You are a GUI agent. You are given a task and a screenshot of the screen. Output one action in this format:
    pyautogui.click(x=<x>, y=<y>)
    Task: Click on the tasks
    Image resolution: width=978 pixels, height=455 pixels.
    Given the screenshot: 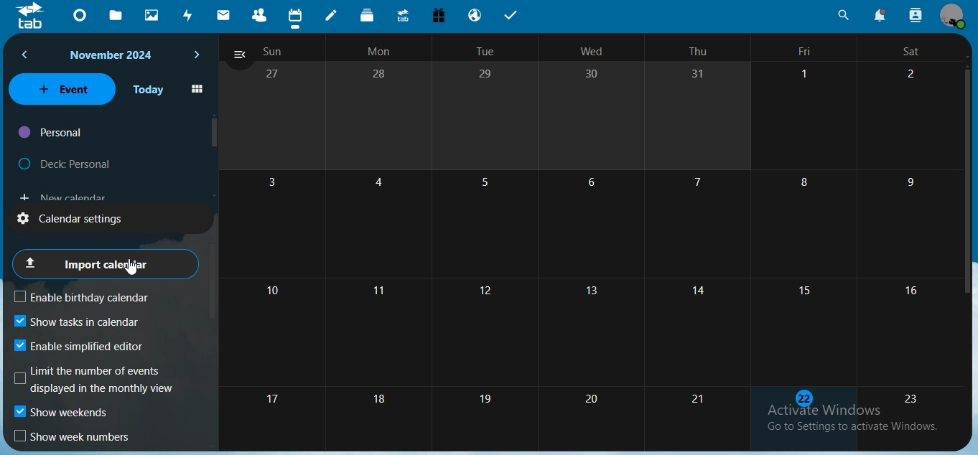 What is the action you would take?
    pyautogui.click(x=513, y=16)
    